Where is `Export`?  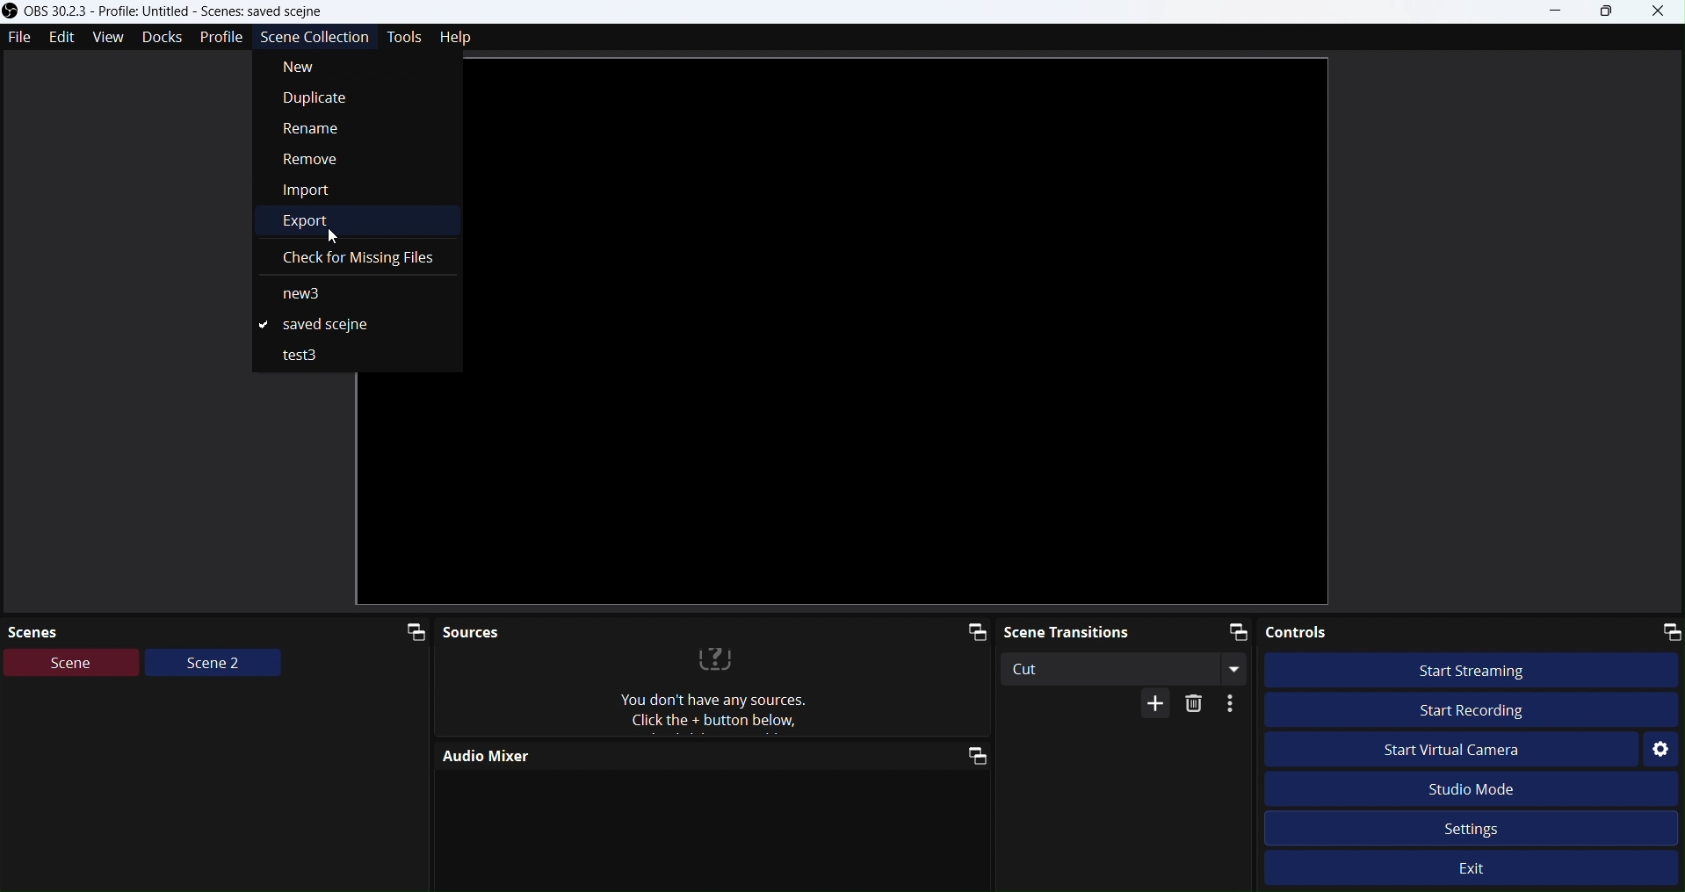
Export is located at coordinates (329, 222).